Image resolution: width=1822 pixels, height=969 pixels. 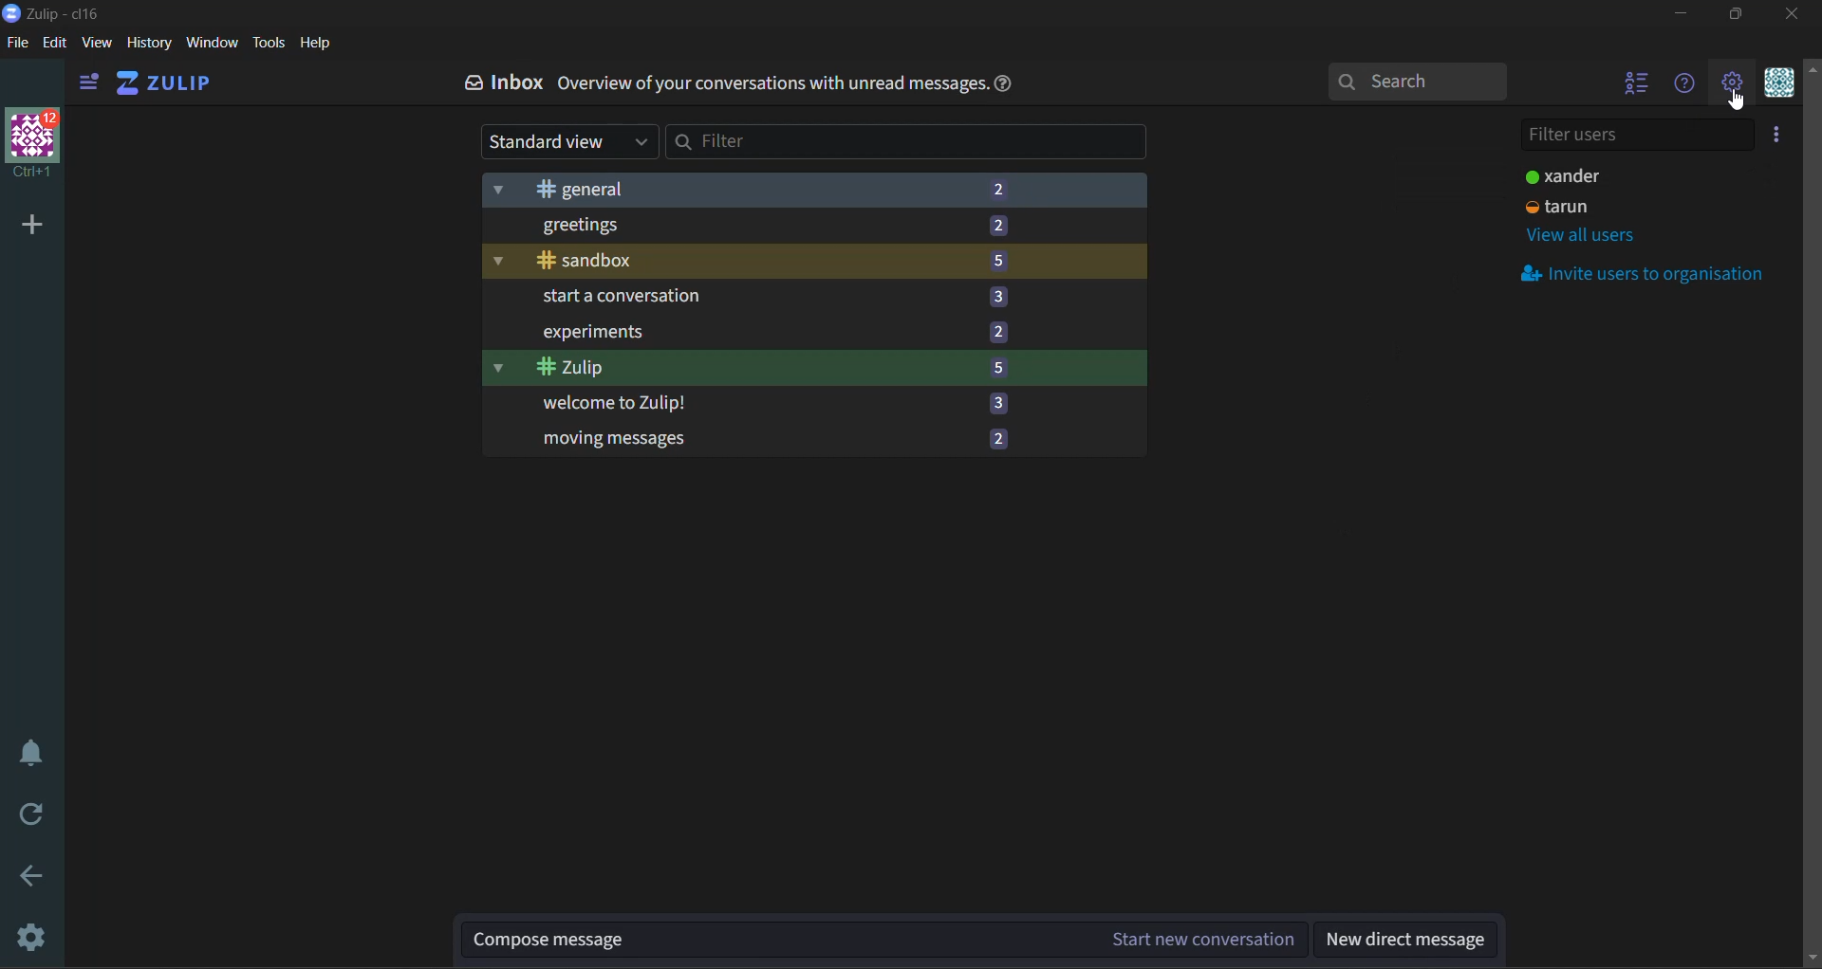 I want to click on new direct message, so click(x=1407, y=940).